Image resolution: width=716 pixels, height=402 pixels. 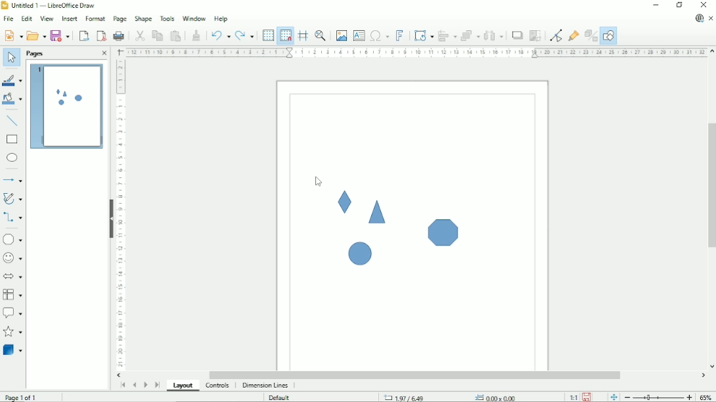 What do you see at coordinates (341, 35) in the screenshot?
I see `Insert image` at bounding box center [341, 35].